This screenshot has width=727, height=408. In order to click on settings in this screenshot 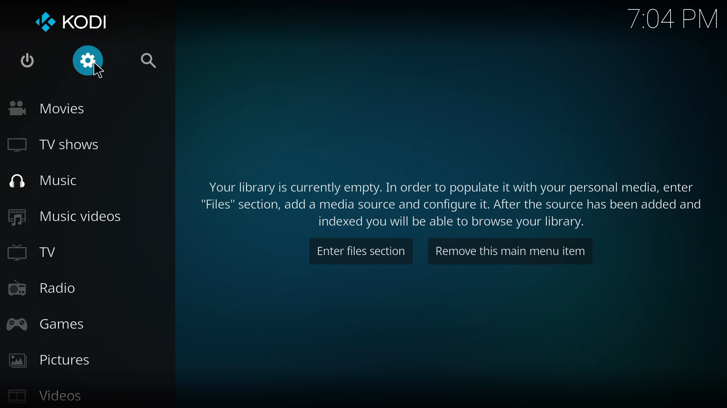, I will do `click(87, 61)`.